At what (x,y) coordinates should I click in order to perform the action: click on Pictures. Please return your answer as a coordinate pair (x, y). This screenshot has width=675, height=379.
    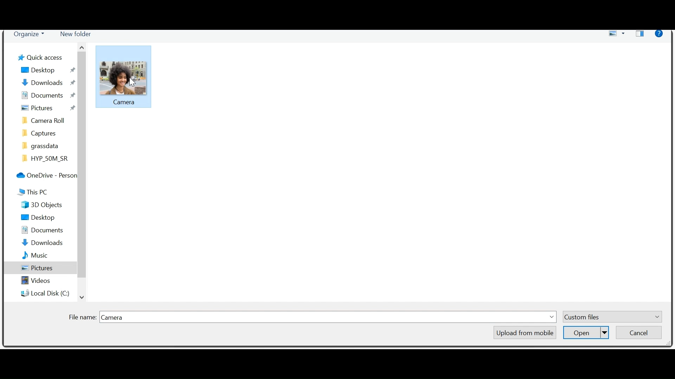
    Looking at the image, I should click on (47, 108).